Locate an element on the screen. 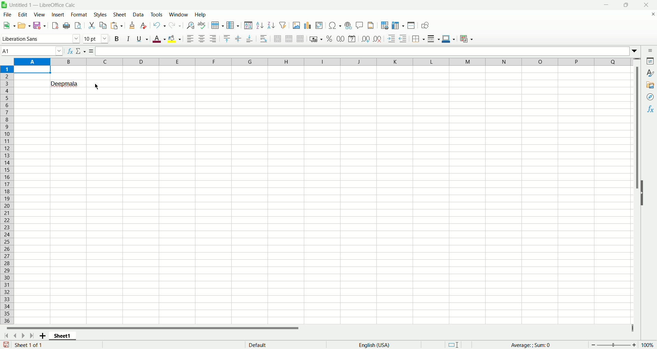  function wizard is located at coordinates (70, 51).